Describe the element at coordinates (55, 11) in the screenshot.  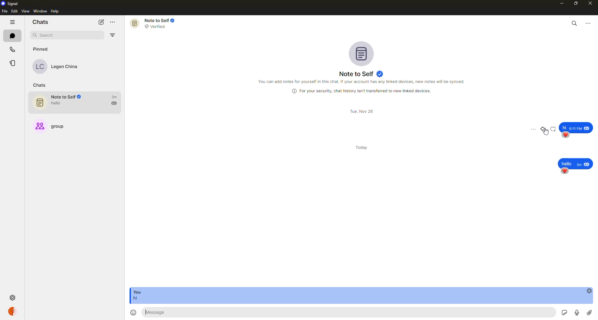
I see `help` at that location.